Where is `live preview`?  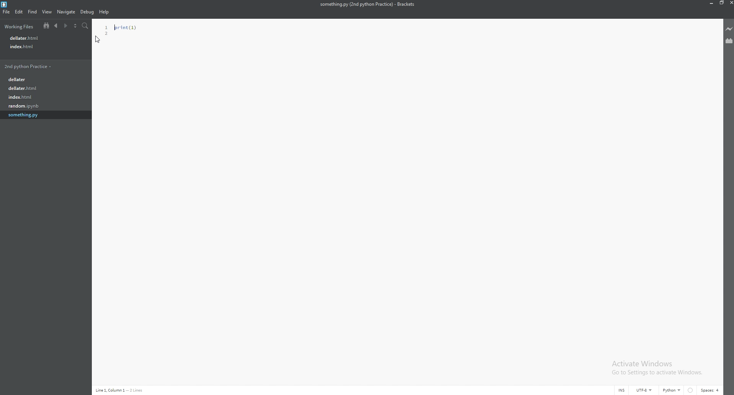
live preview is located at coordinates (729, 29).